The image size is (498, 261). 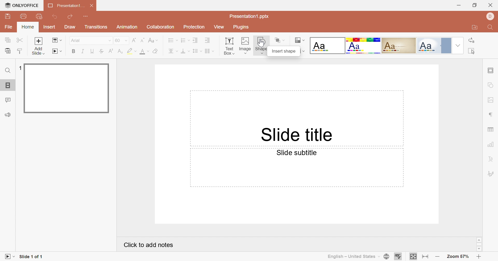 What do you see at coordinates (135, 40) in the screenshot?
I see `Increment font size` at bounding box center [135, 40].